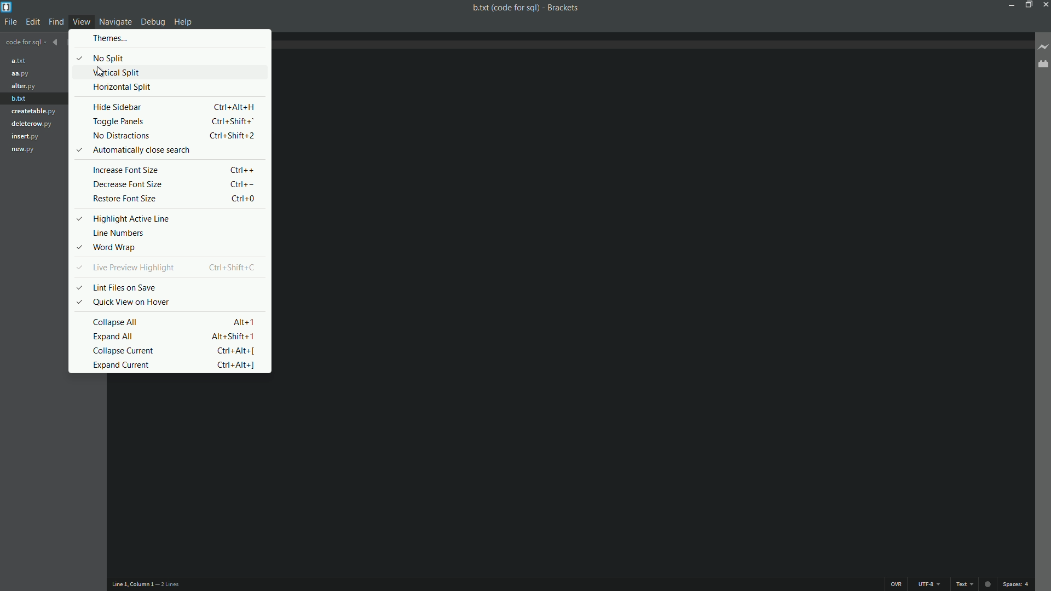  Describe the element at coordinates (177, 269) in the screenshot. I see `live preview highlight` at that location.